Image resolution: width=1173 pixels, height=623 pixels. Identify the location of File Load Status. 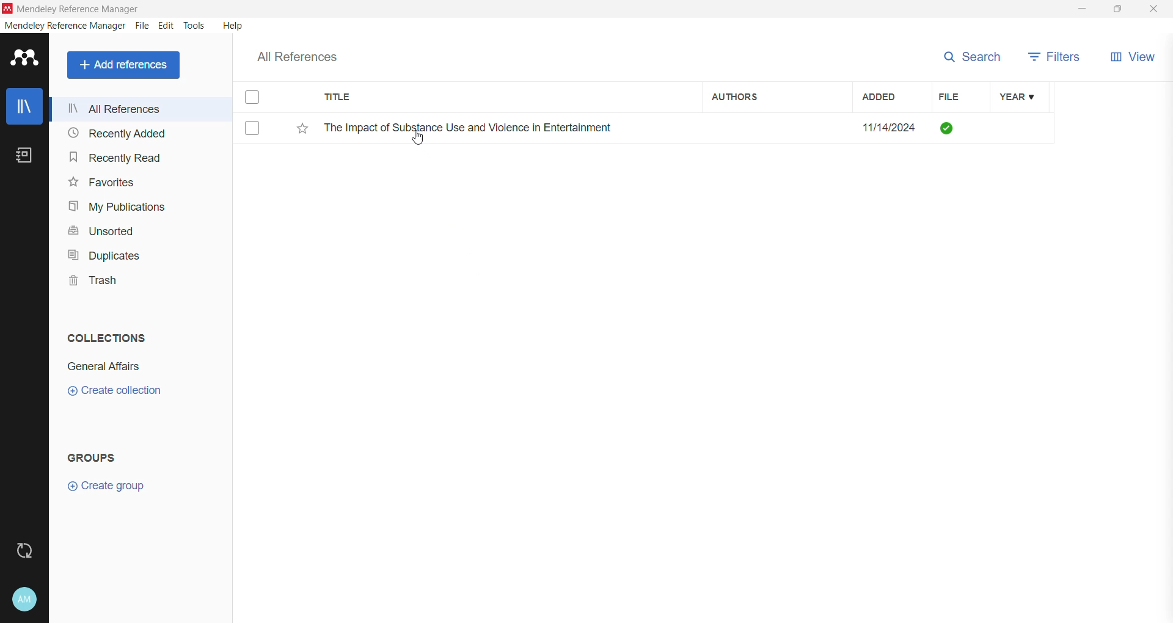
(957, 127).